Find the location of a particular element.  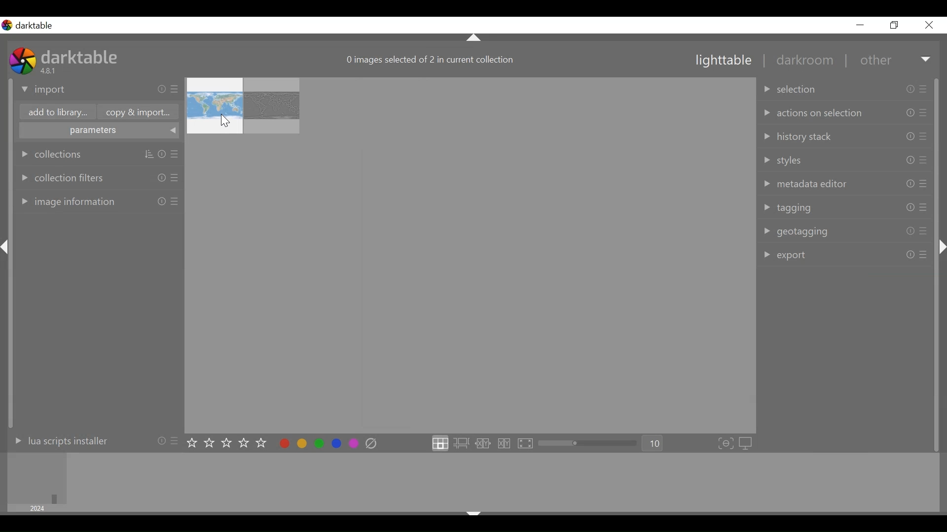

set star setting is located at coordinates (226, 443).